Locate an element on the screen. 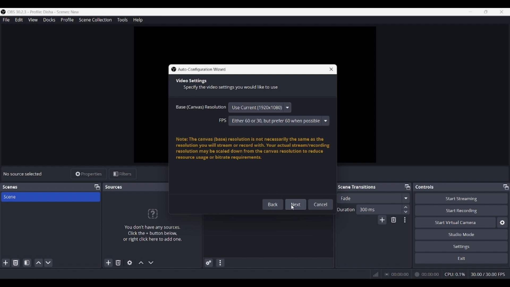 The image size is (510, 287). Scene collection menu is located at coordinates (95, 20).